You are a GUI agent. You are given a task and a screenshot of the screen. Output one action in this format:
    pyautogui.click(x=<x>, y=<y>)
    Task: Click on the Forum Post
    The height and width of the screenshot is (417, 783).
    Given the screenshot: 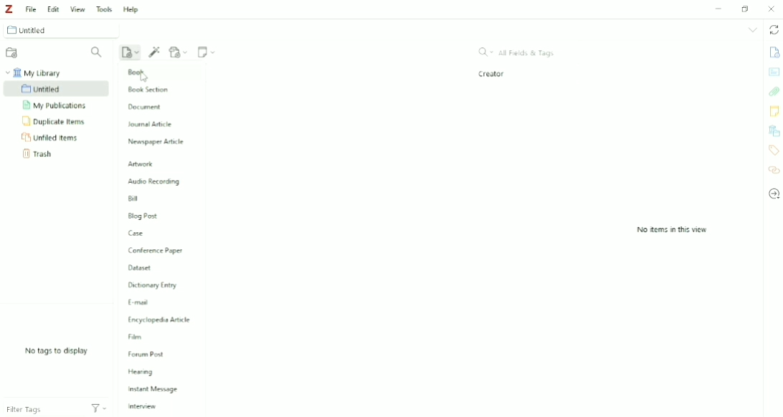 What is the action you would take?
    pyautogui.click(x=146, y=355)
    